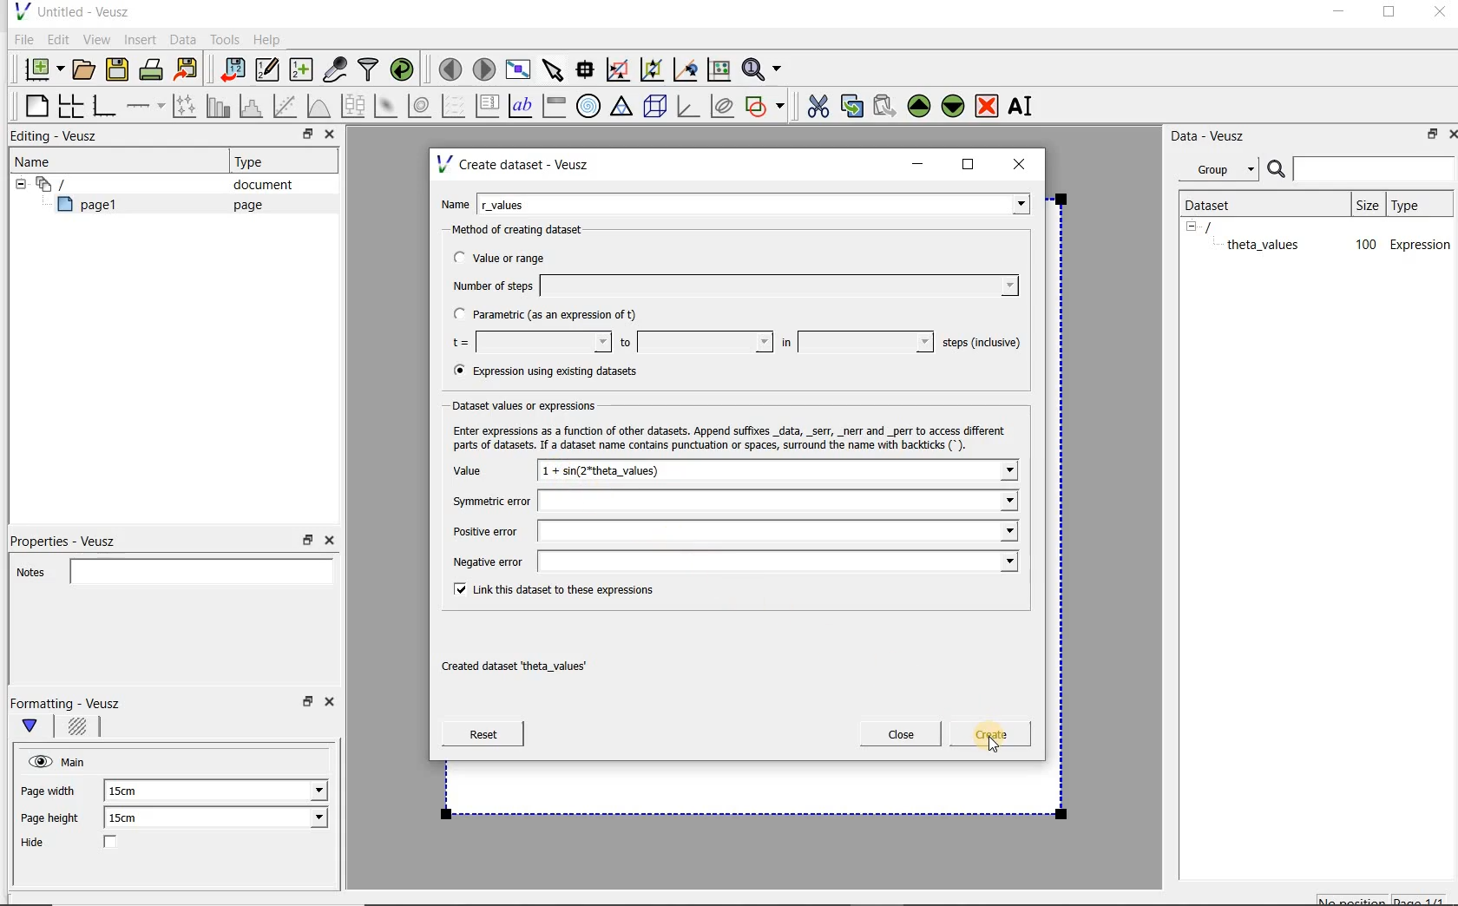 The height and width of the screenshot is (906, 1458). Describe the element at coordinates (516, 164) in the screenshot. I see `Create dataset - Veusz` at that location.